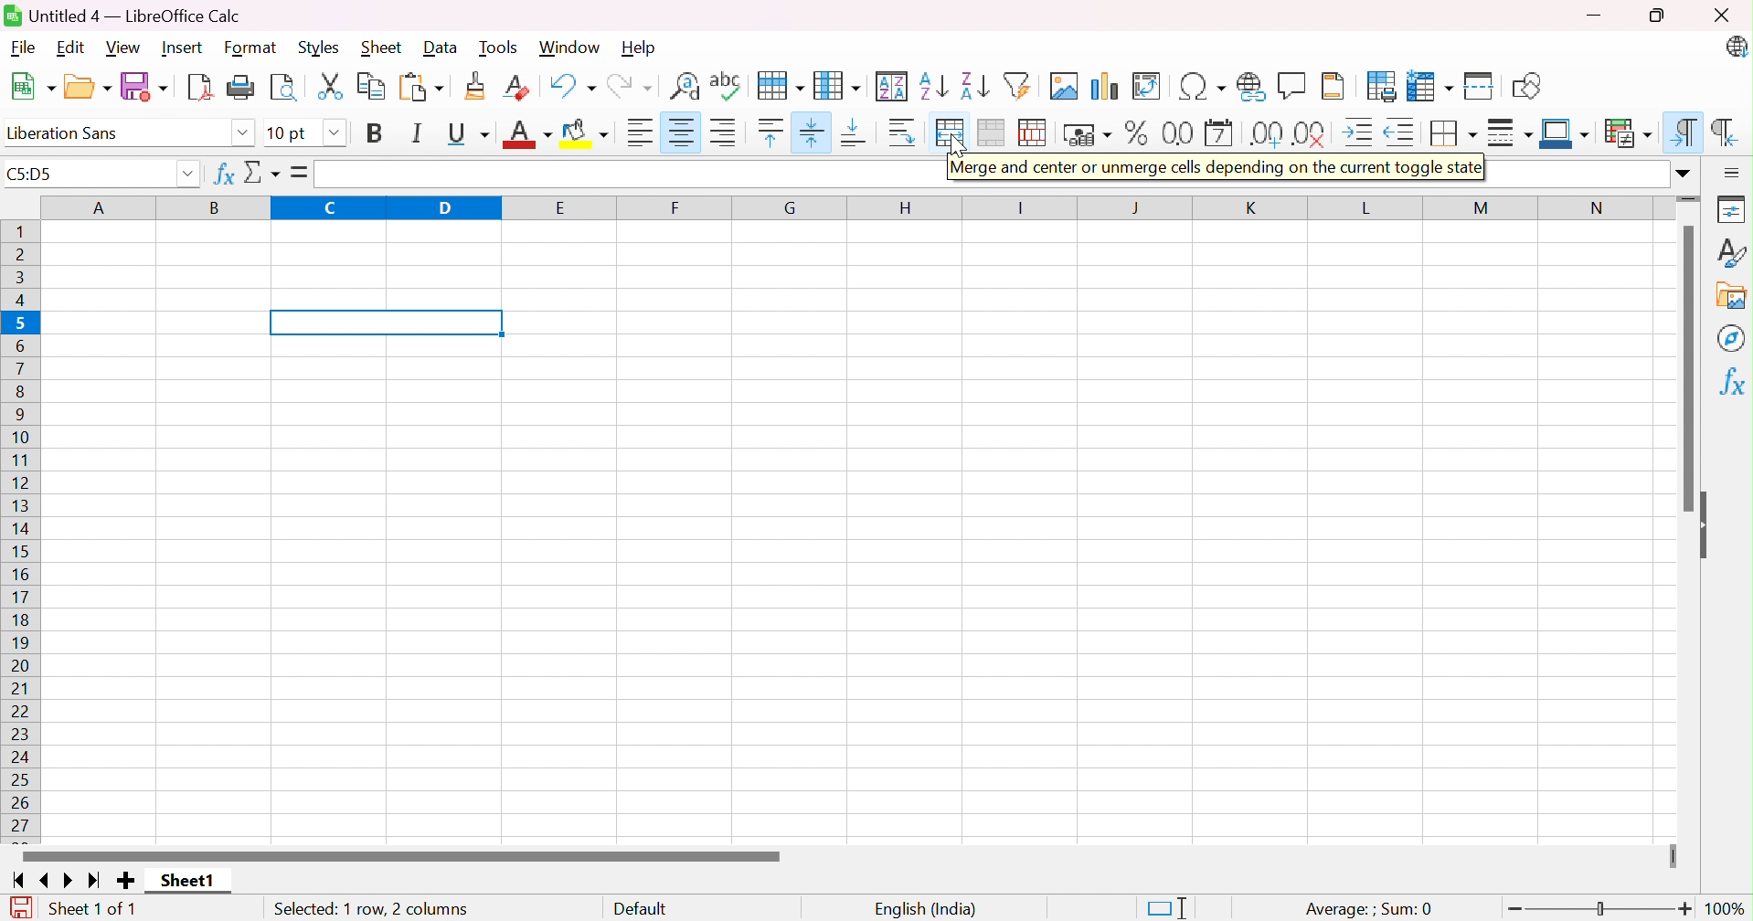  I want to click on Insert or Edit Pivot Table, so click(1149, 86).